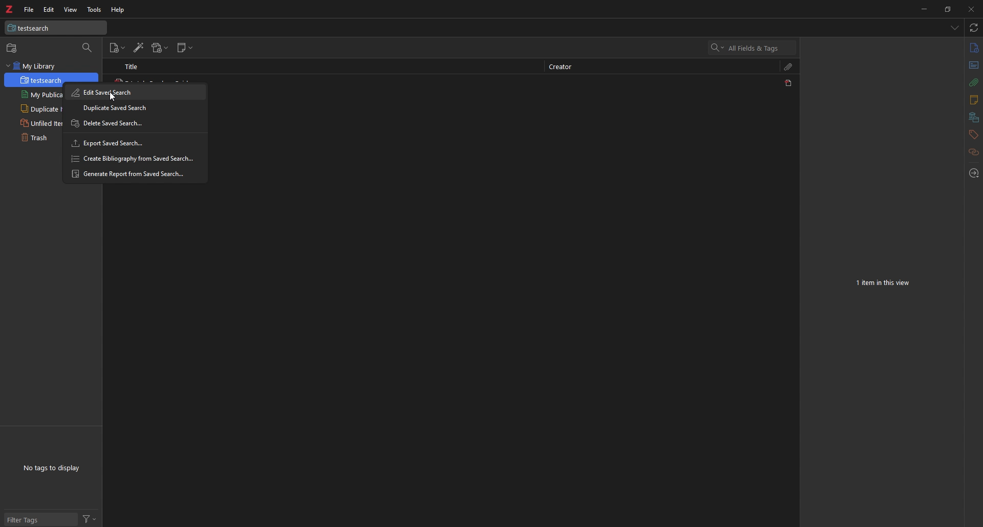  I want to click on help, so click(118, 10).